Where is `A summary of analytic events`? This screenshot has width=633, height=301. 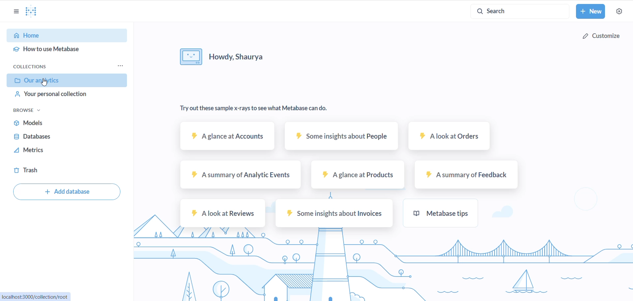
A summary of analytic events is located at coordinates (235, 176).